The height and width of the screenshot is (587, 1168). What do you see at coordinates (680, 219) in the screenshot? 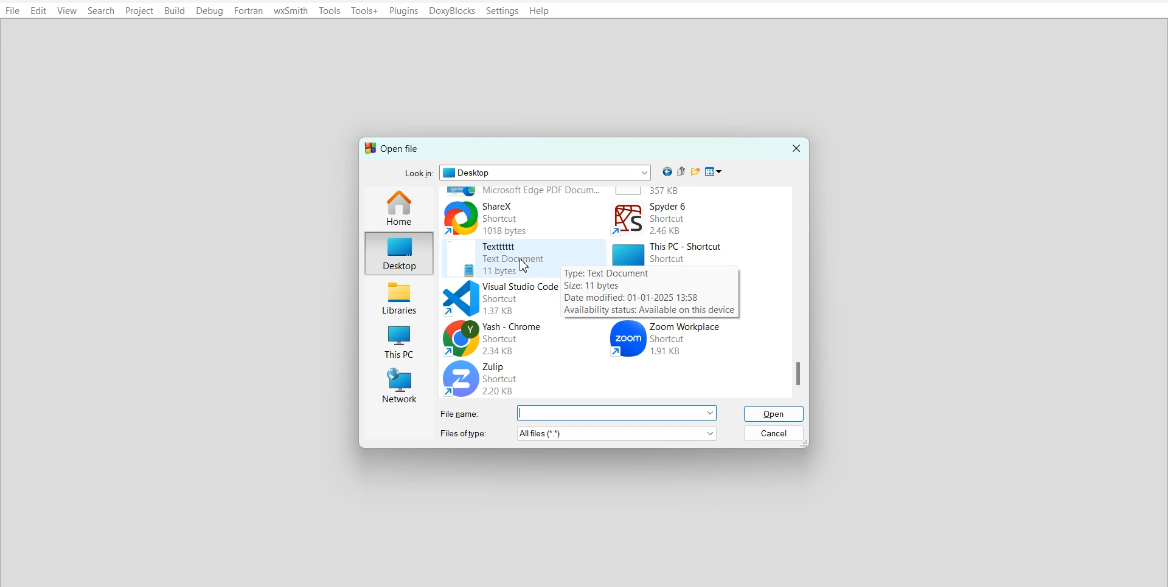
I see `Spyder` at bounding box center [680, 219].